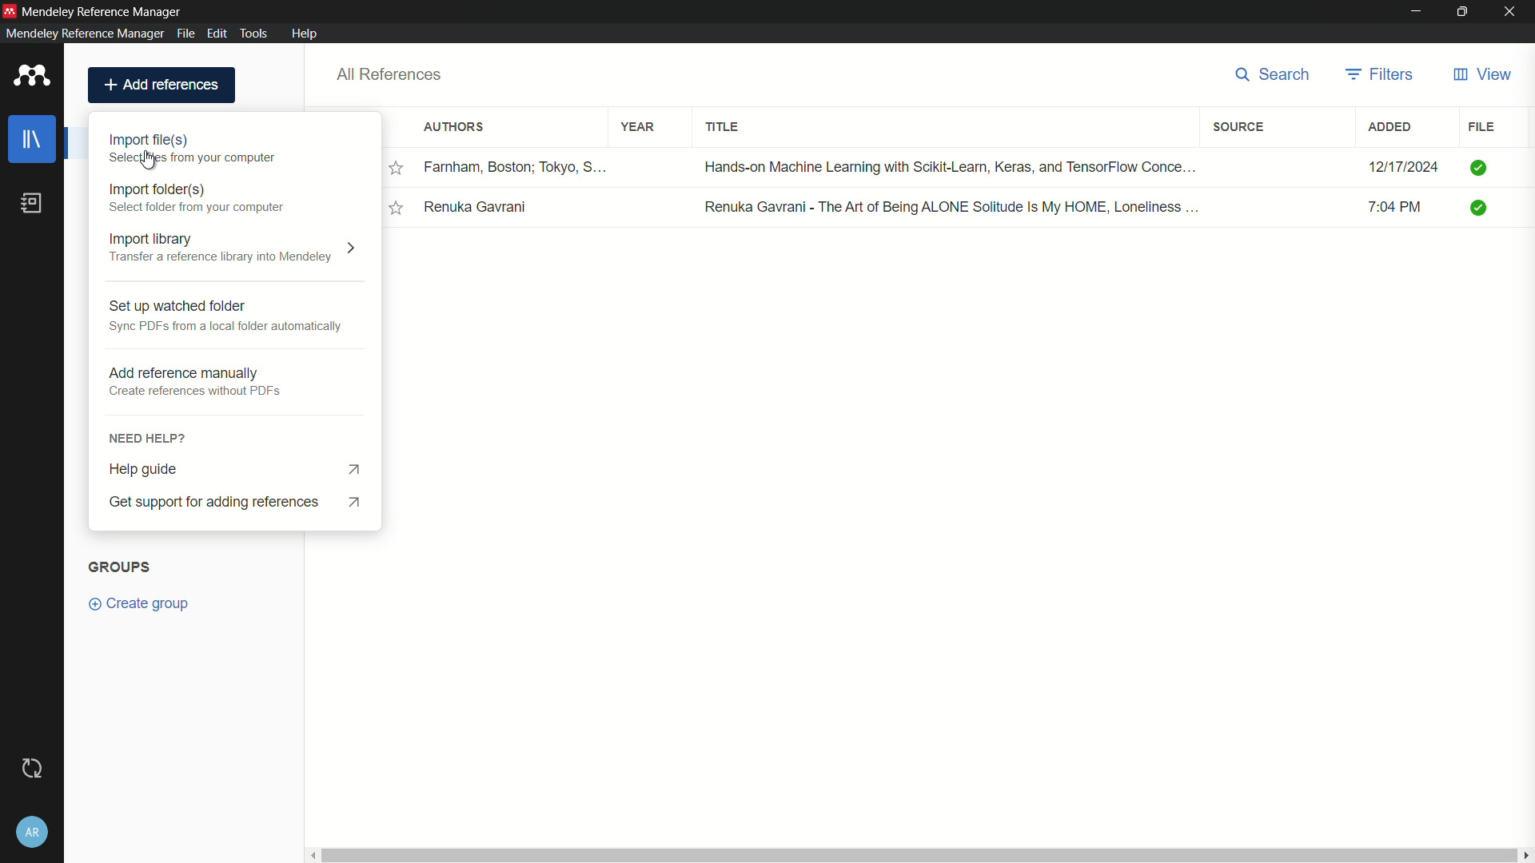 This screenshot has width=1535, height=863. What do you see at coordinates (397, 208) in the screenshot?
I see `favorites` at bounding box center [397, 208].